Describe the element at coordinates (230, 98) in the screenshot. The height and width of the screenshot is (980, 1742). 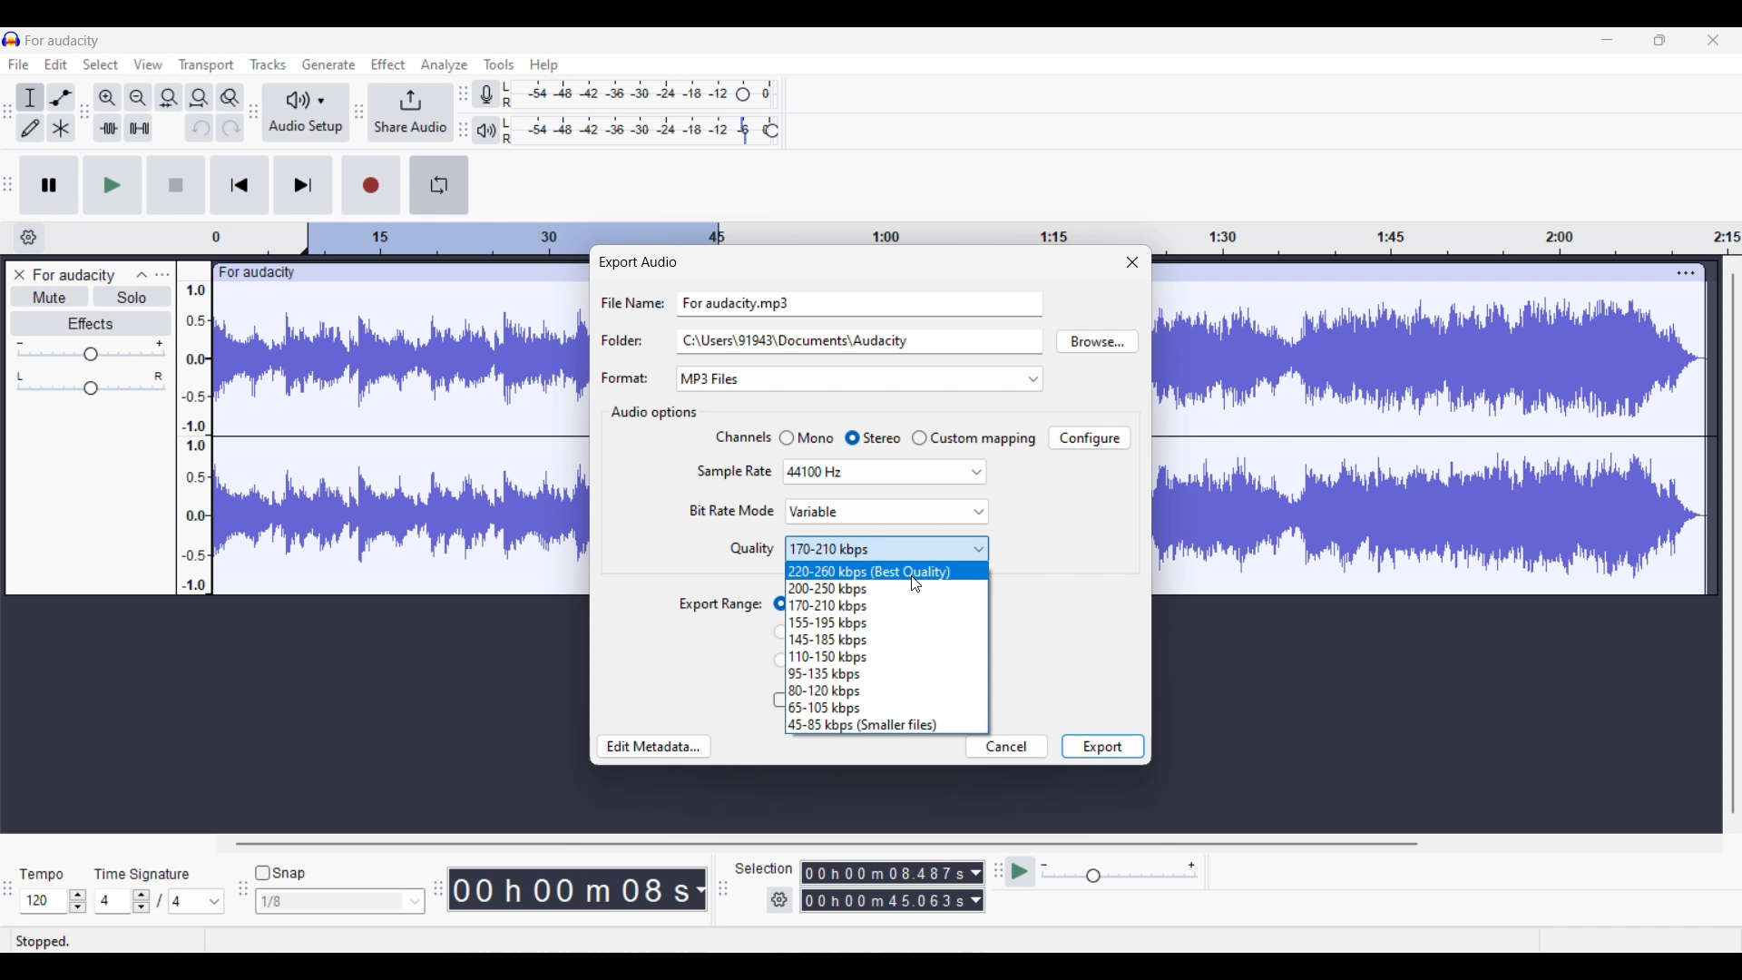
I see `Zoom toggle` at that location.